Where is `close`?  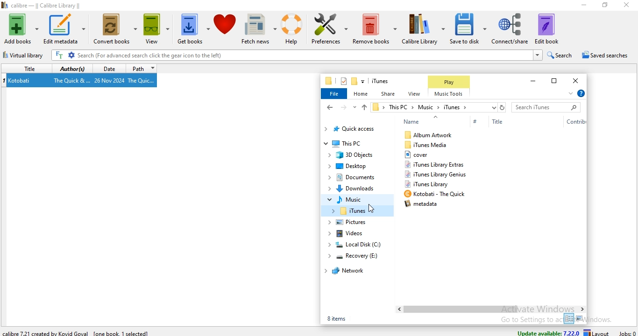 close is located at coordinates (577, 79).